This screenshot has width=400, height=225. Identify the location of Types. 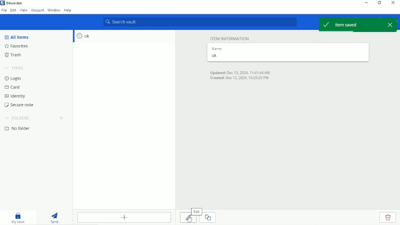
(15, 67).